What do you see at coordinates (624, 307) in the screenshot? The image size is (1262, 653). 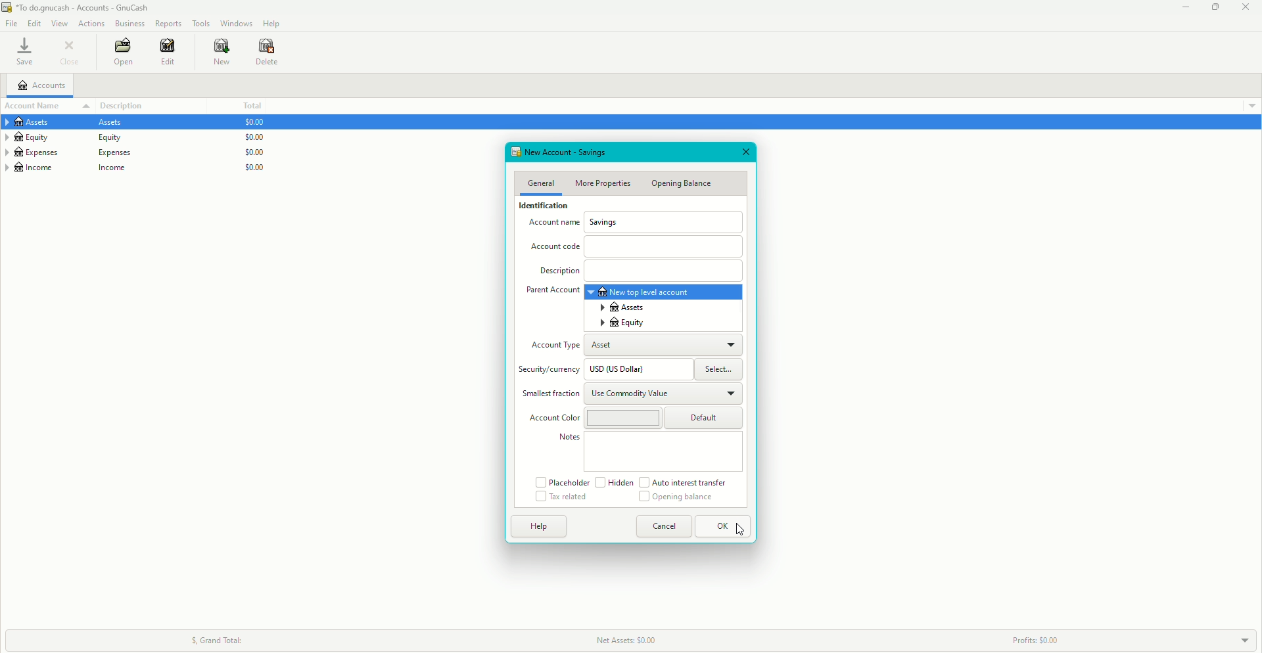 I see `Assets` at bounding box center [624, 307].